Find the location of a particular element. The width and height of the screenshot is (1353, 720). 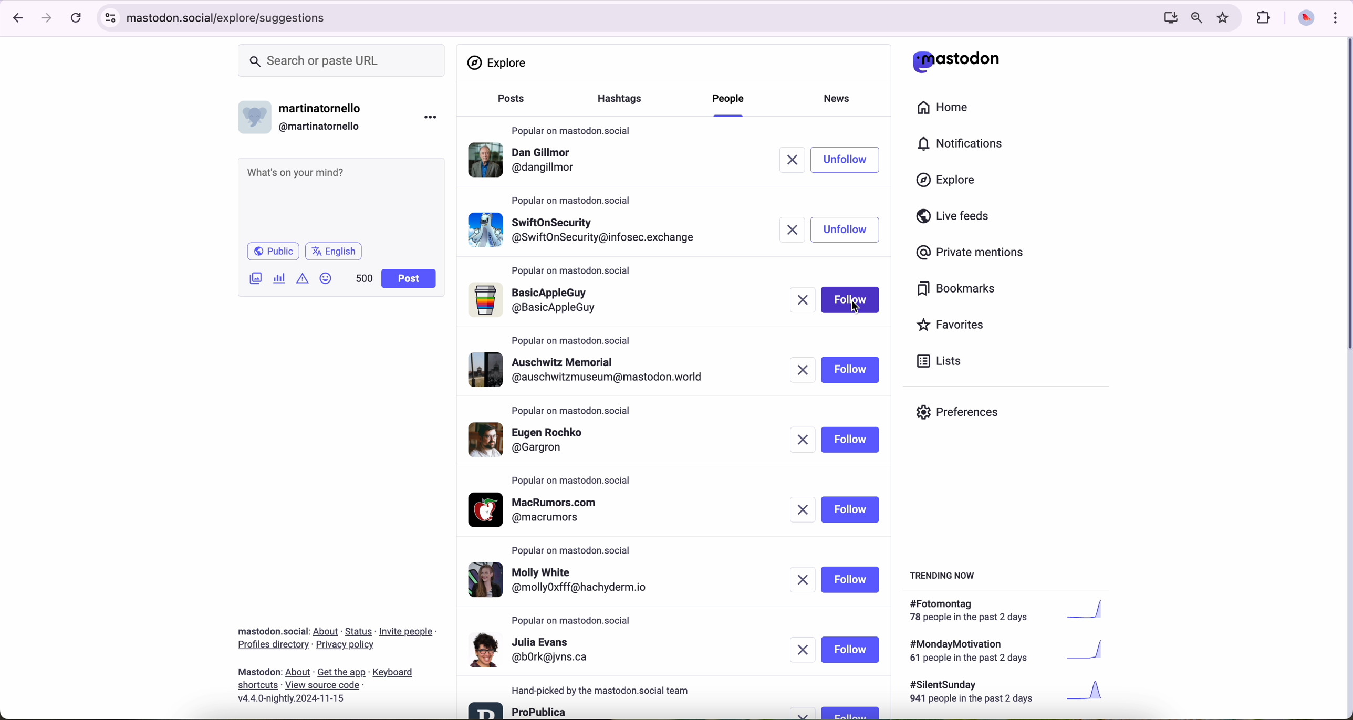

lists is located at coordinates (935, 361).